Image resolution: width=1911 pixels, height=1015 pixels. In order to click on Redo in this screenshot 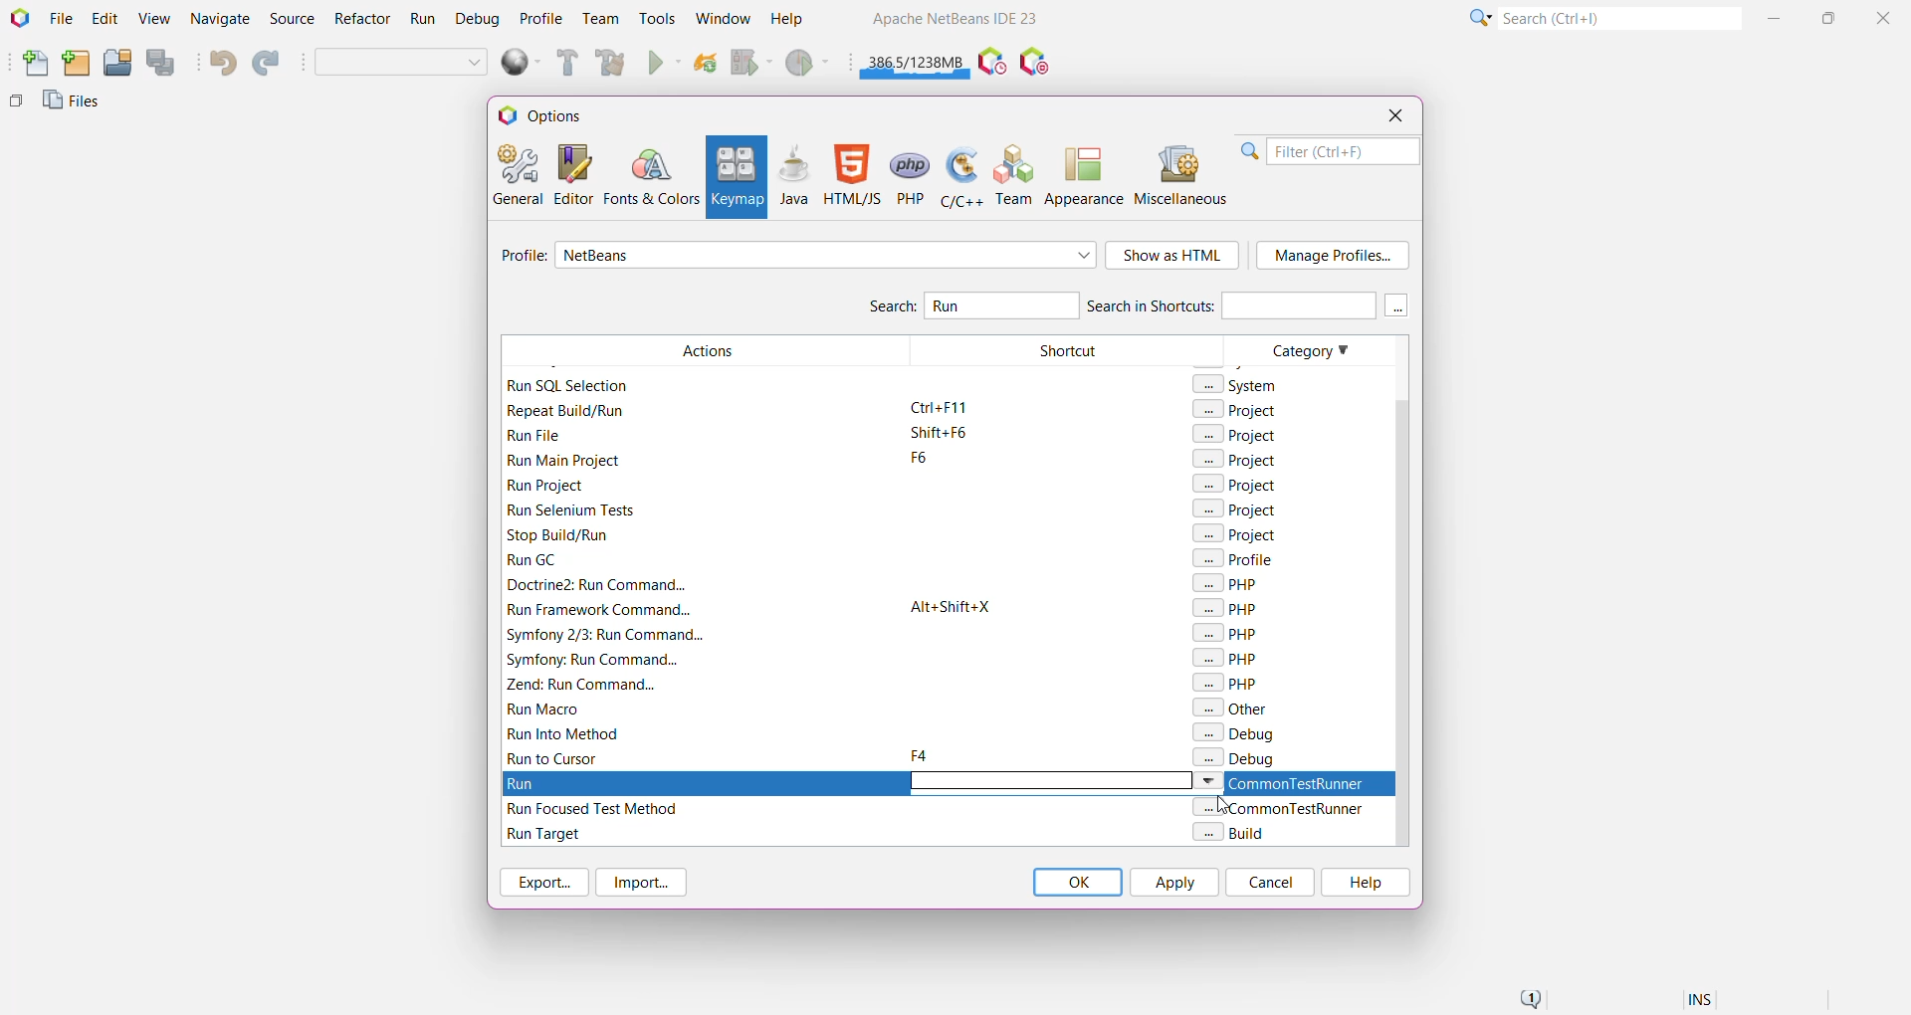, I will do `click(269, 64)`.